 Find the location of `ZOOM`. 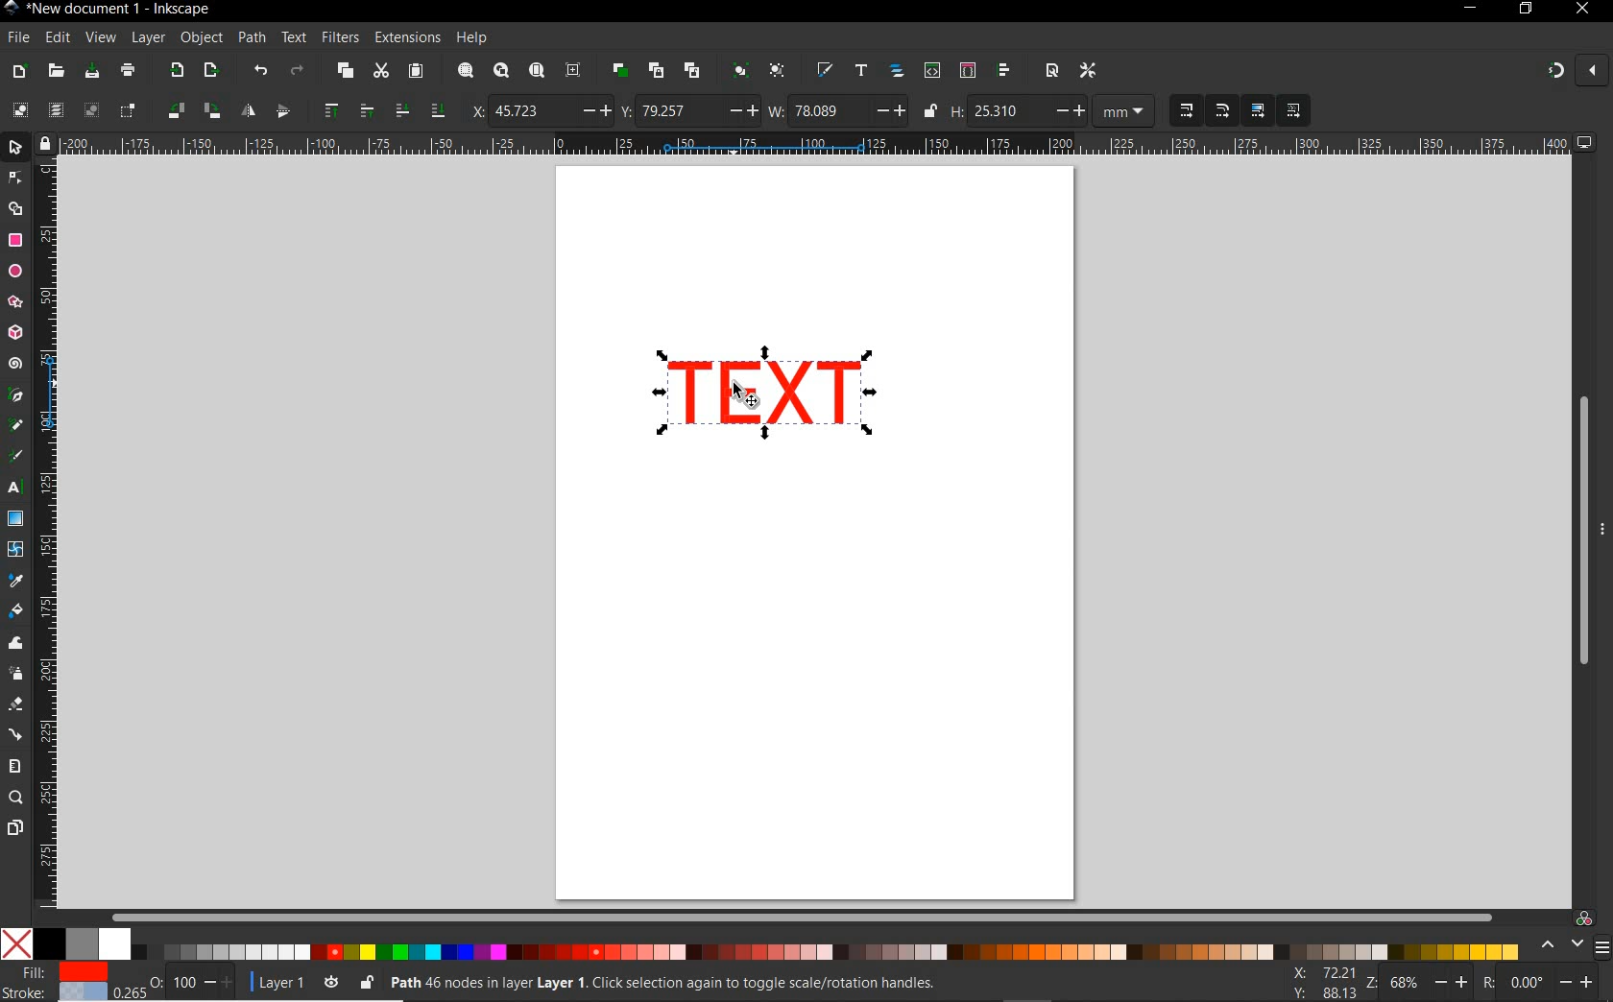

ZOOM is located at coordinates (1418, 981).